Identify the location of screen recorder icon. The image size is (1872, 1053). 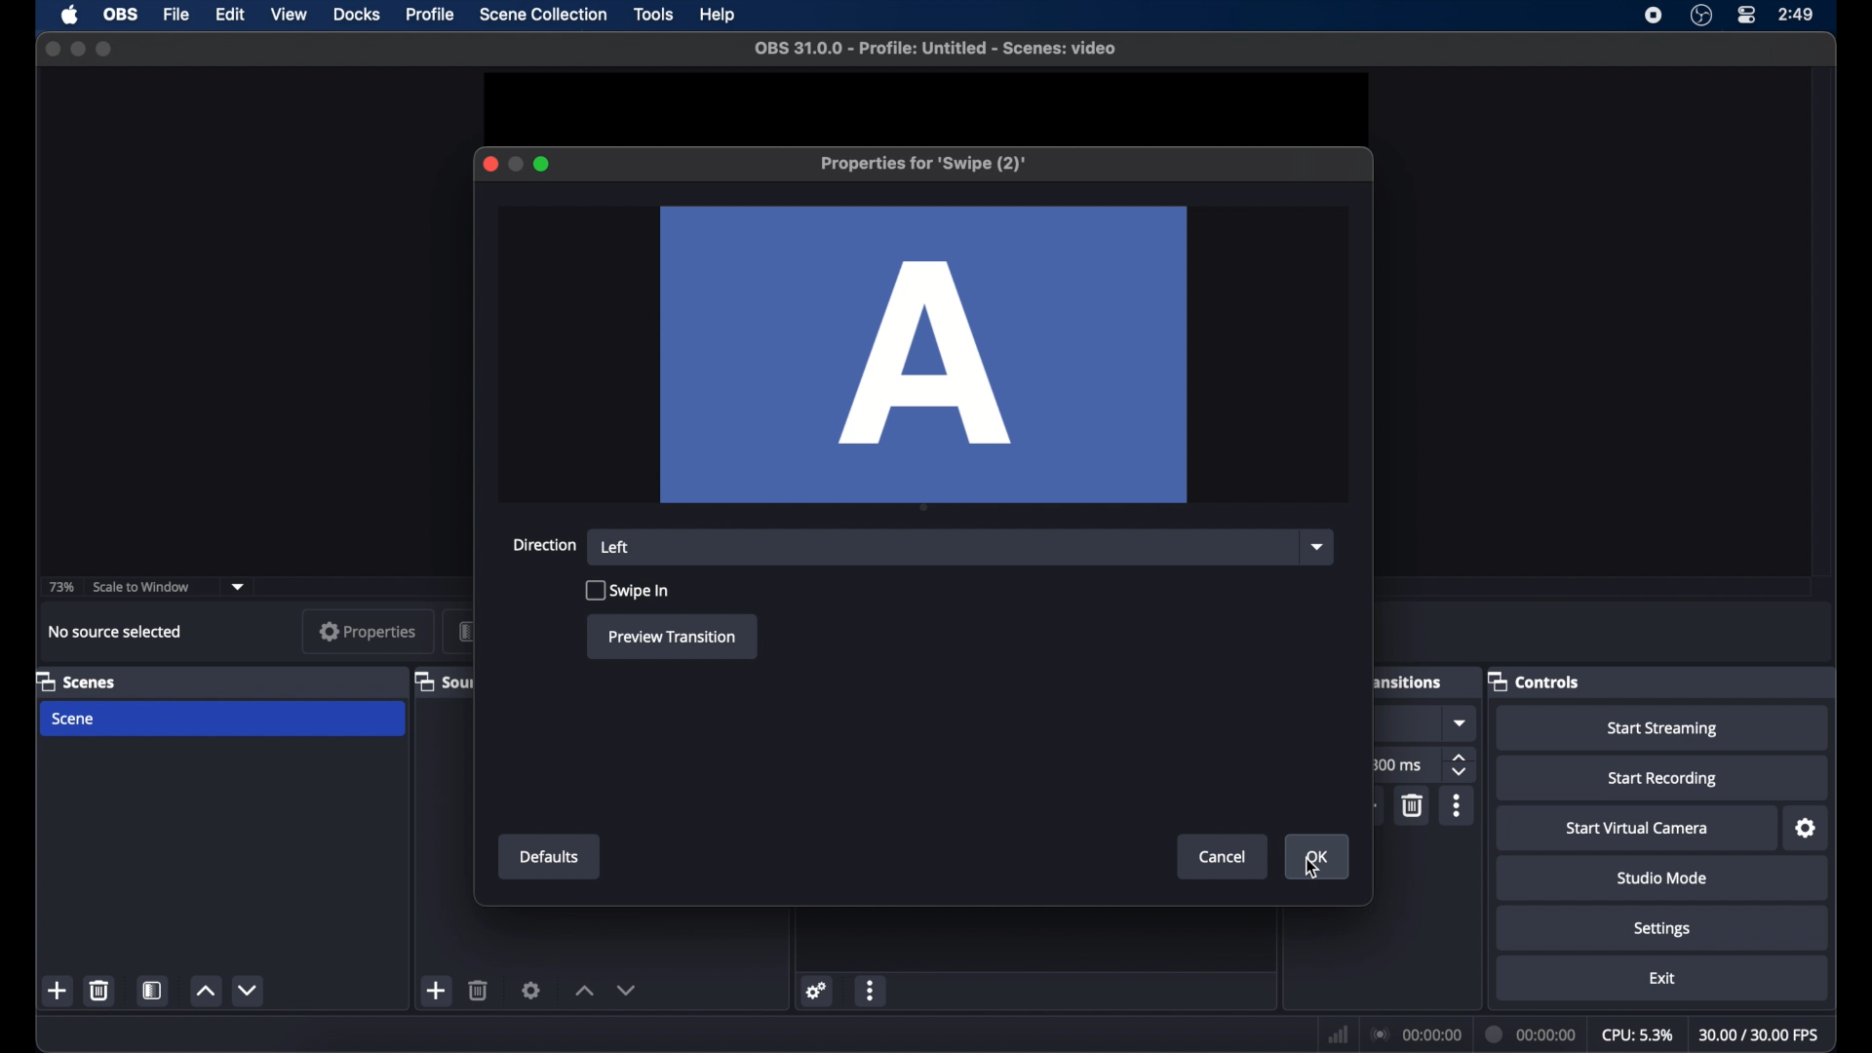
(1654, 15).